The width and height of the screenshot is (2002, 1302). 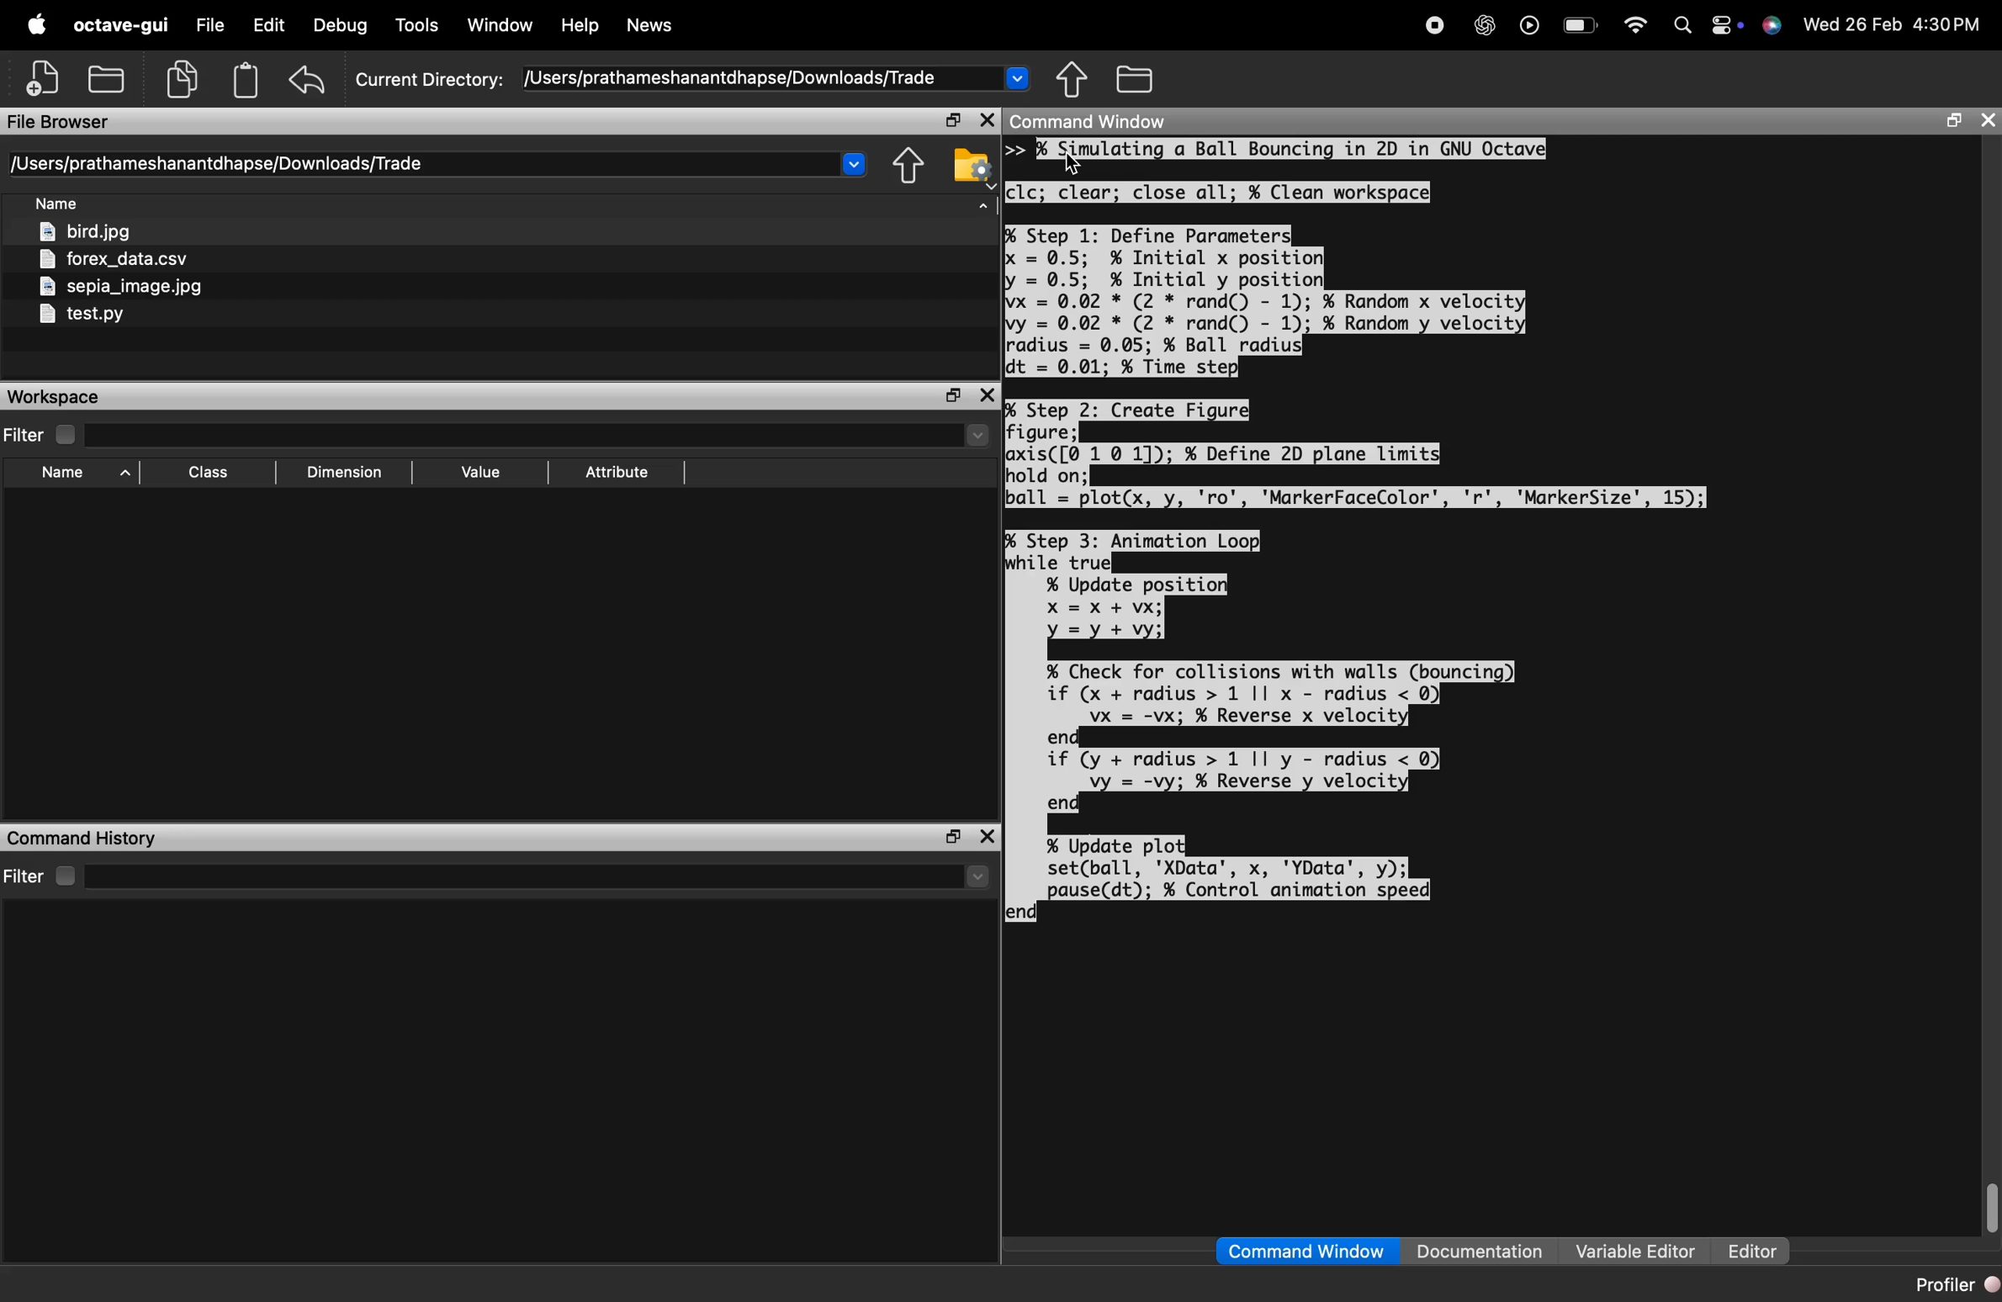 What do you see at coordinates (87, 474) in the screenshot?
I see `Name ^` at bounding box center [87, 474].